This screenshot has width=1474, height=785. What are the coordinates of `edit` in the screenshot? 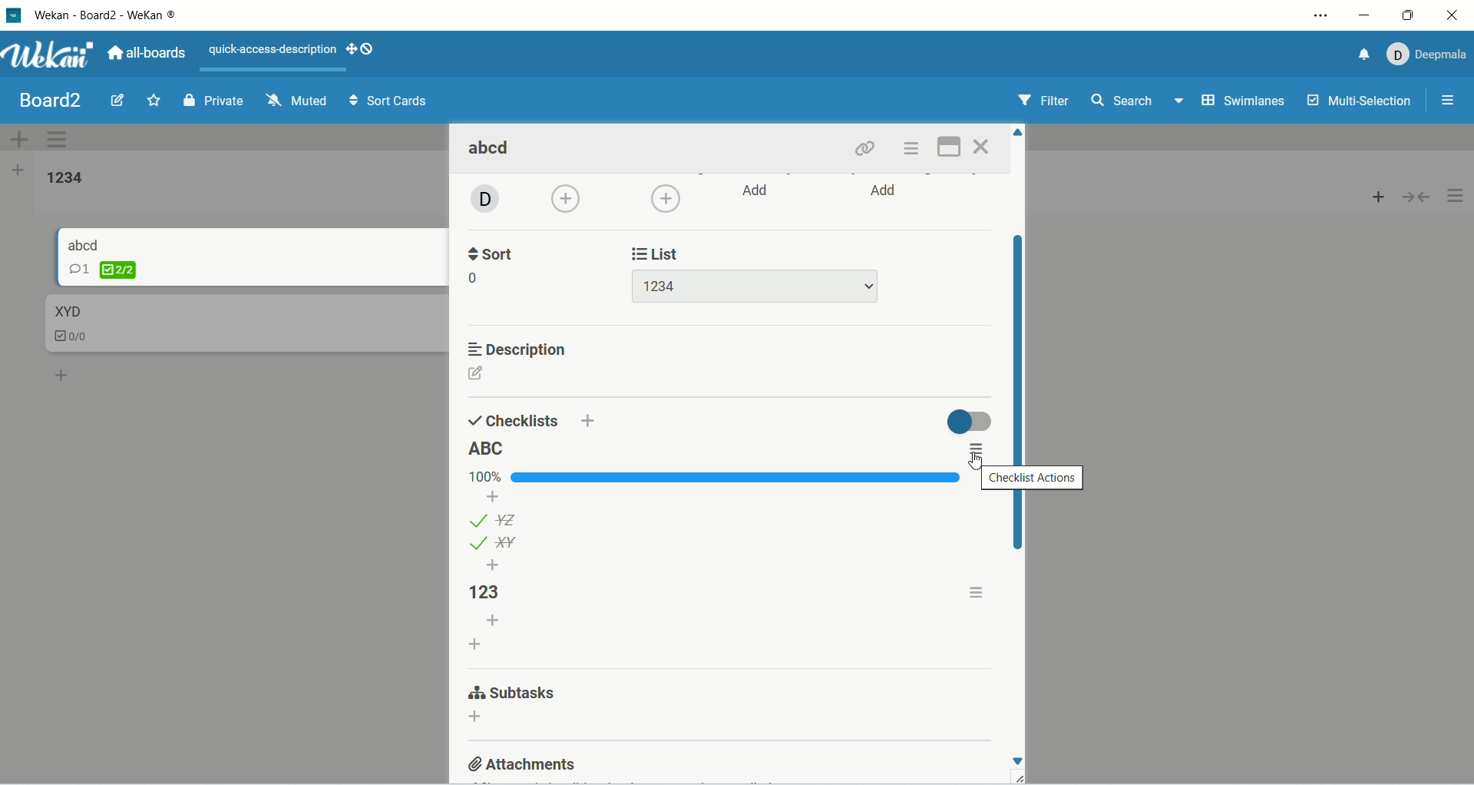 It's located at (117, 100).